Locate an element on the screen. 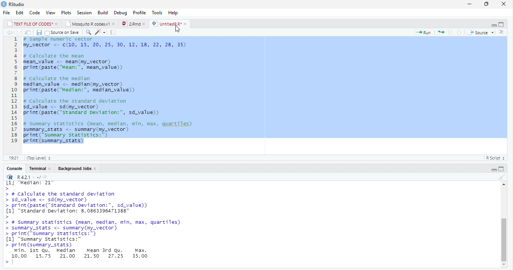  back is located at coordinates (9, 33).